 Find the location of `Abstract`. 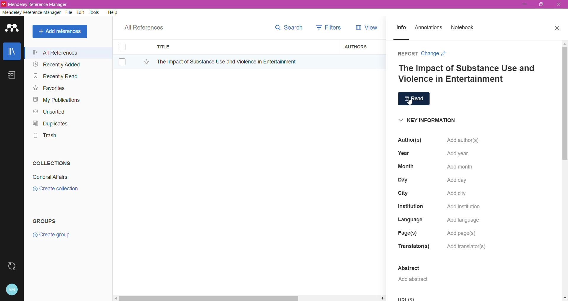

Abstract is located at coordinates (411, 268).